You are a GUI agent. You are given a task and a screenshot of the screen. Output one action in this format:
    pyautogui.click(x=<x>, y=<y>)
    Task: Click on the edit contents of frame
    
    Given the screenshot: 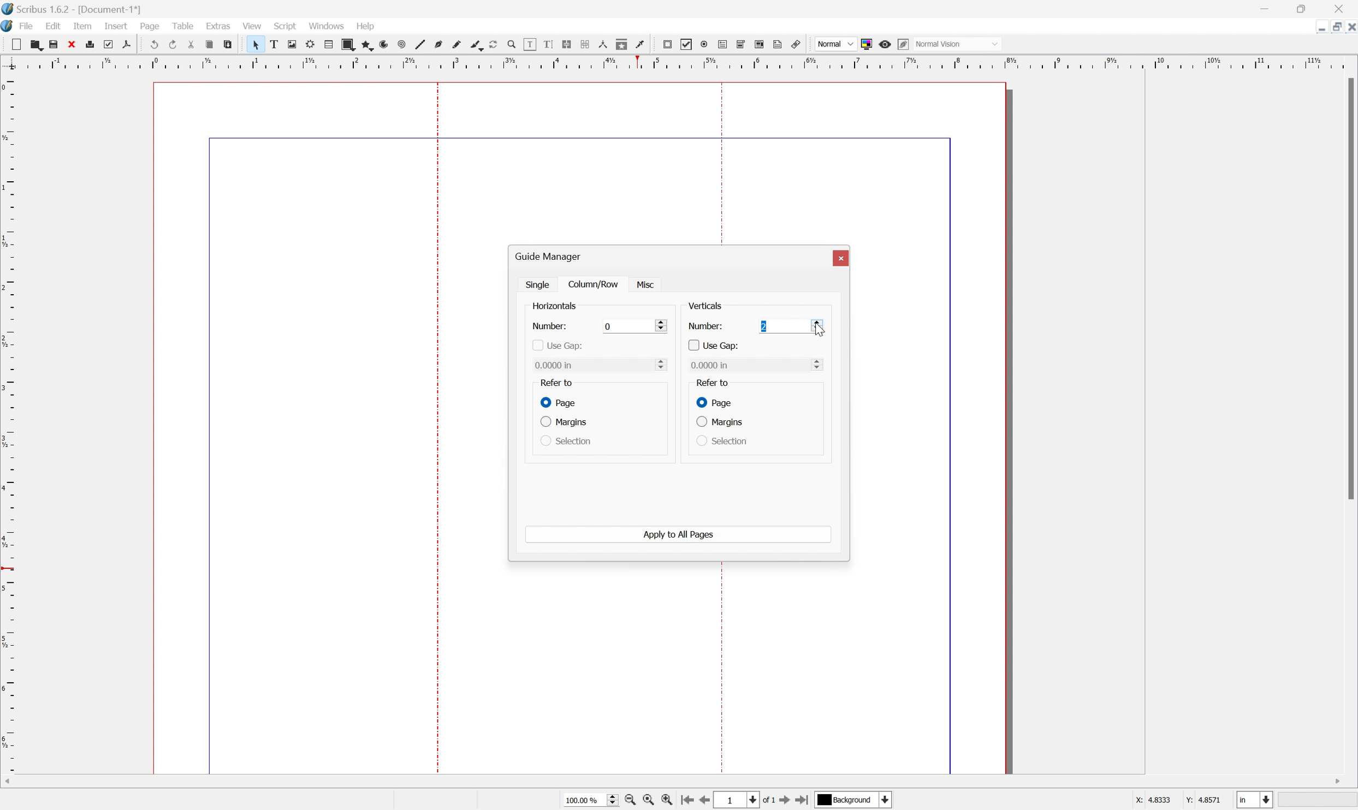 What is the action you would take?
    pyautogui.click(x=530, y=44)
    